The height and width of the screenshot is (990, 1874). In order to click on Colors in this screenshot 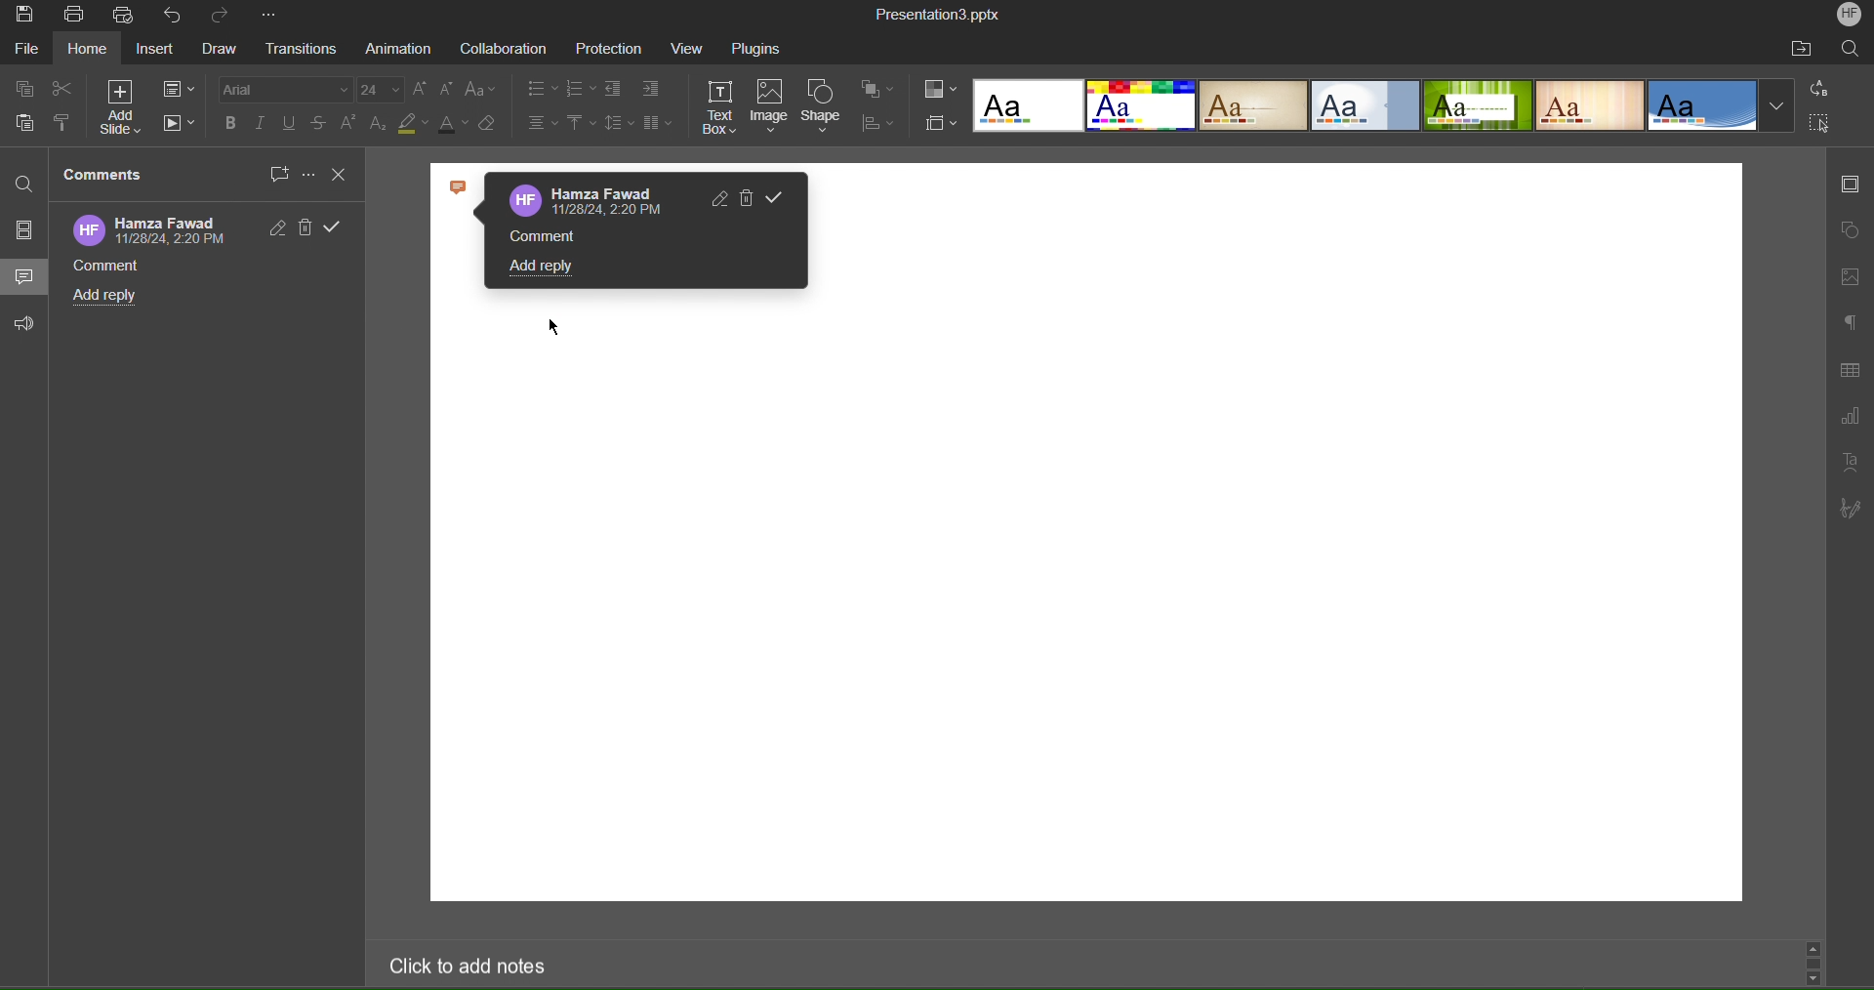, I will do `click(940, 89)`.